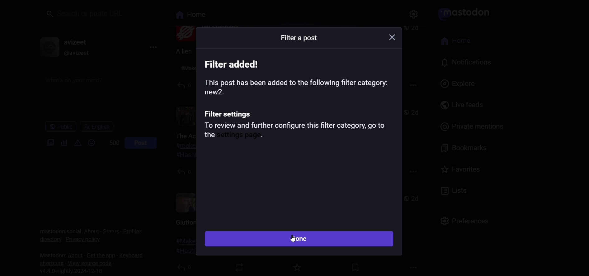 The height and width of the screenshot is (276, 589). Describe the element at coordinates (299, 239) in the screenshot. I see `done` at that location.